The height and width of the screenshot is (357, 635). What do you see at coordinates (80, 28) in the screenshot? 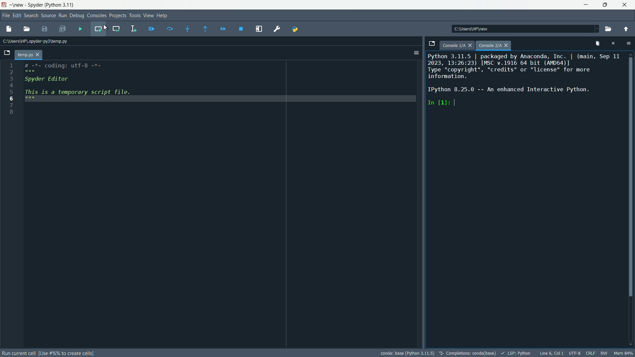
I see `run files` at bounding box center [80, 28].